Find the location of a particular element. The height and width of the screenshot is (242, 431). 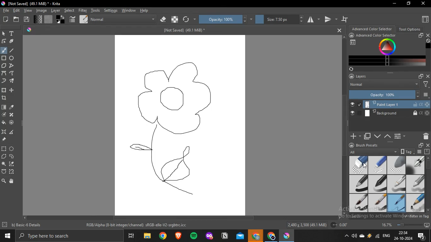

Paint layer is located at coordinates (390, 103).